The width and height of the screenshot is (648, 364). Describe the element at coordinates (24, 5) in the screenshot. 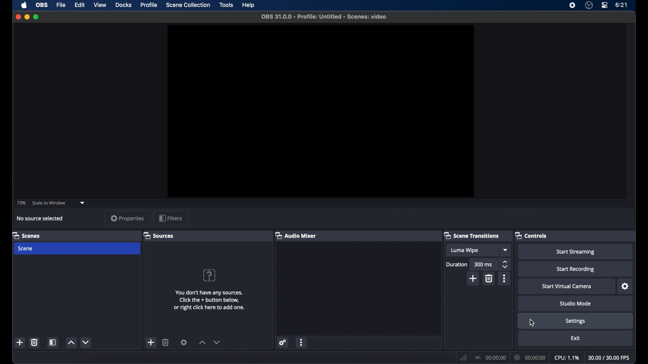

I see `apple icon` at that location.